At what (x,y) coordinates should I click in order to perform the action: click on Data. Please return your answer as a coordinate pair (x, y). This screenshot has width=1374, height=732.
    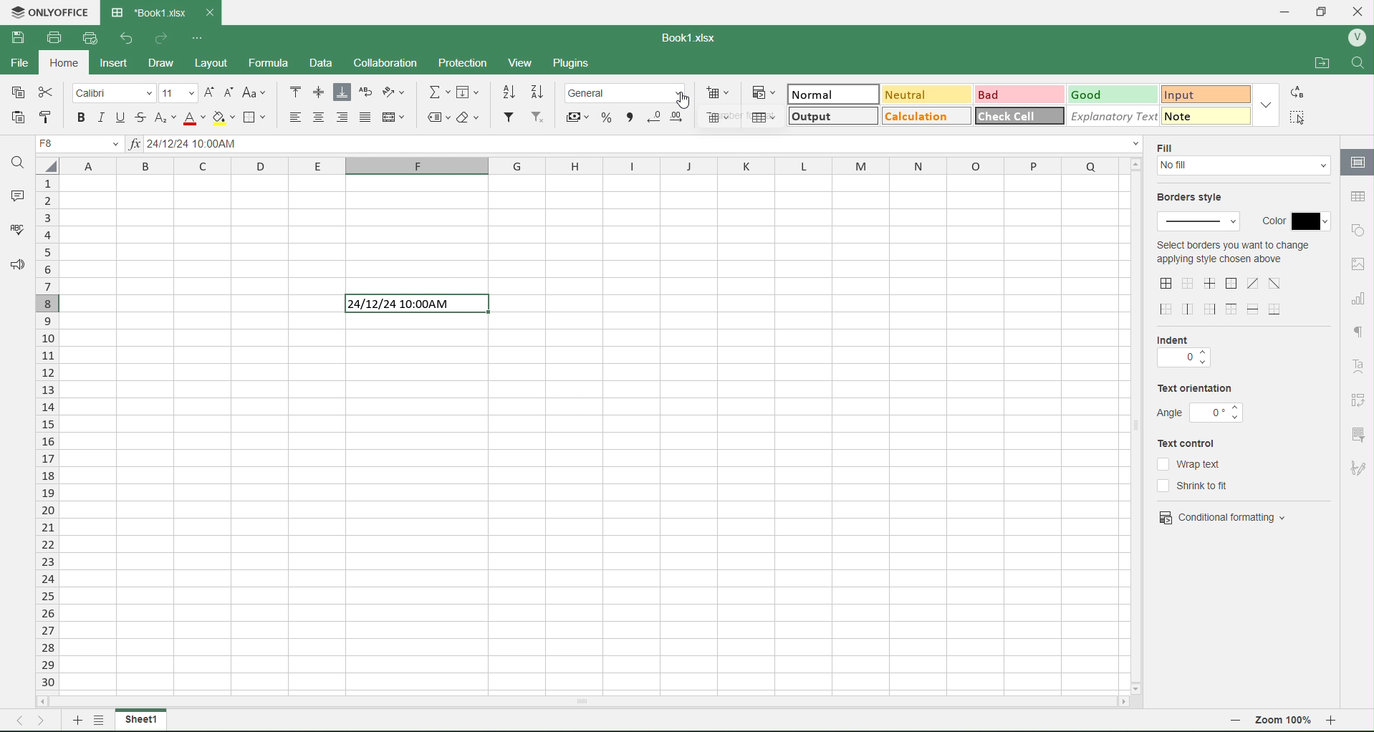
    Looking at the image, I should click on (329, 63).